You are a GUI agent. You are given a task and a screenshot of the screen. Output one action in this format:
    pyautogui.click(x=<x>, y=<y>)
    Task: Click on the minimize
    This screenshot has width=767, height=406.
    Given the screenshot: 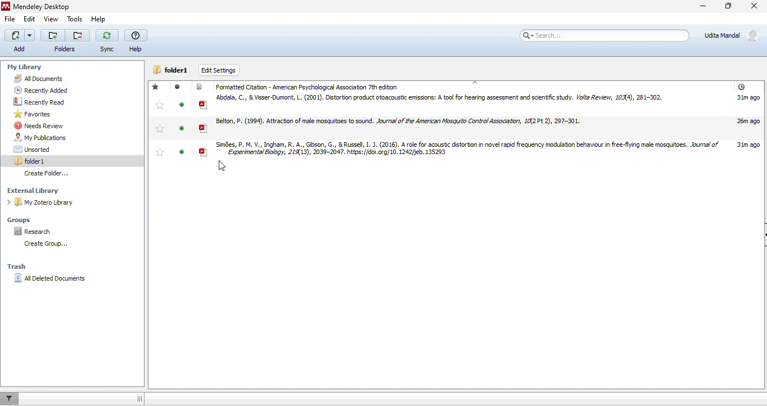 What is the action you would take?
    pyautogui.click(x=697, y=10)
    